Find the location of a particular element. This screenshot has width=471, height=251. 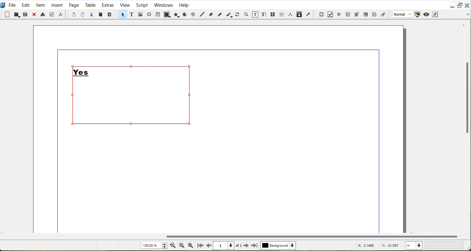

PDF Radio button is located at coordinates (340, 13).